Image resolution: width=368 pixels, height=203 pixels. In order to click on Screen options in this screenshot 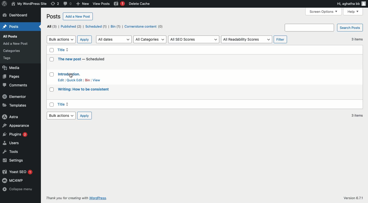, I will do `click(323, 12)`.